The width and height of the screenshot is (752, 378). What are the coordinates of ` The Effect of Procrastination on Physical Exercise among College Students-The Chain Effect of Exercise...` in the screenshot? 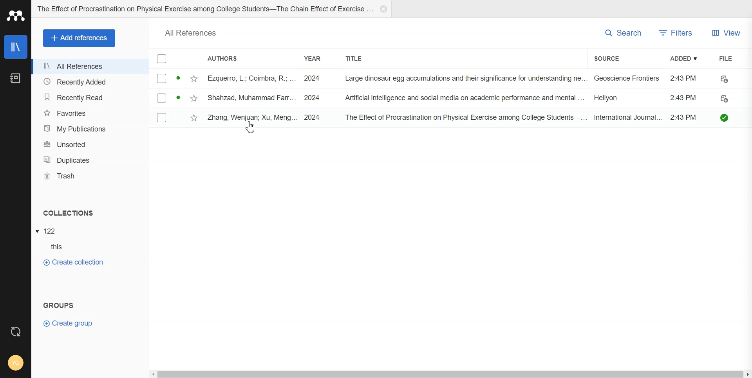 It's located at (204, 7).